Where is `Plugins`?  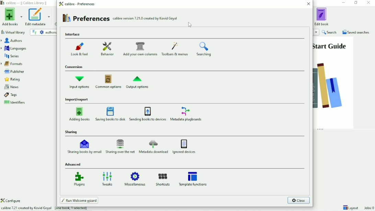
Plugins is located at coordinates (79, 179).